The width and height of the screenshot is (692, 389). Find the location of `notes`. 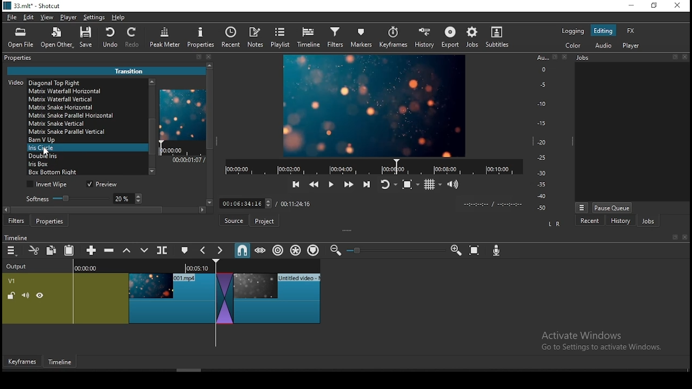

notes is located at coordinates (257, 37).